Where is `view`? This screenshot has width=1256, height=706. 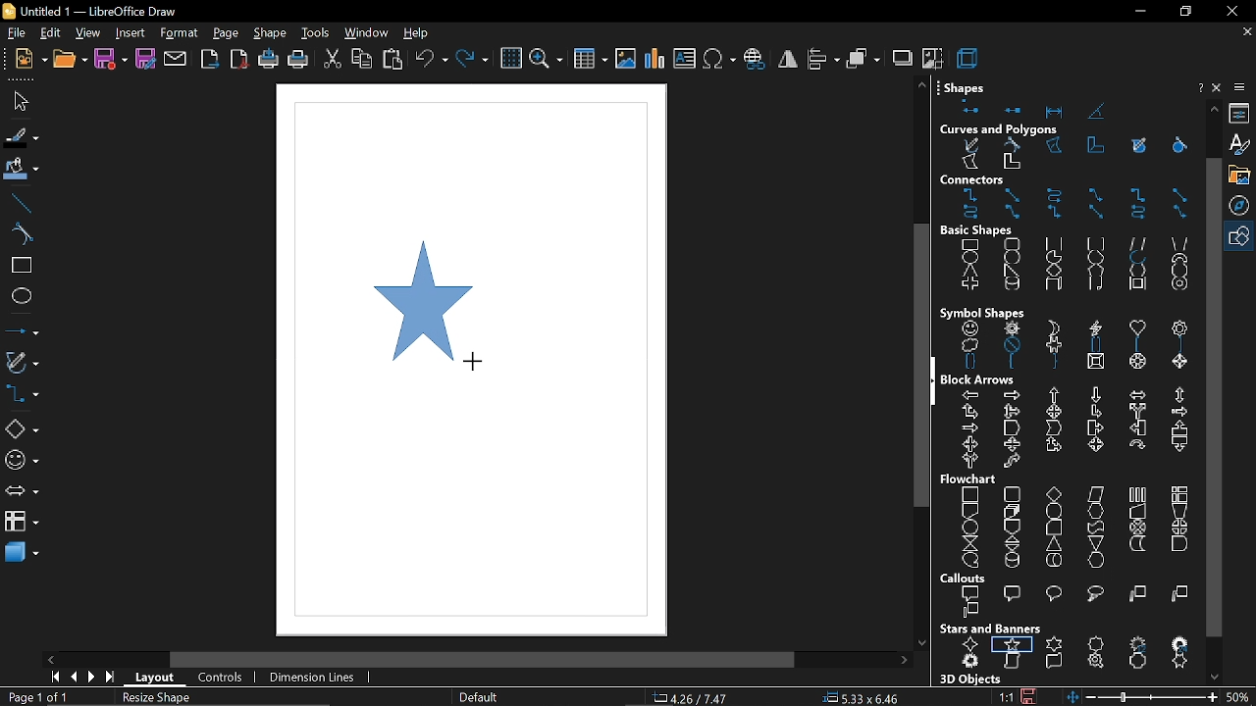
view is located at coordinates (85, 33).